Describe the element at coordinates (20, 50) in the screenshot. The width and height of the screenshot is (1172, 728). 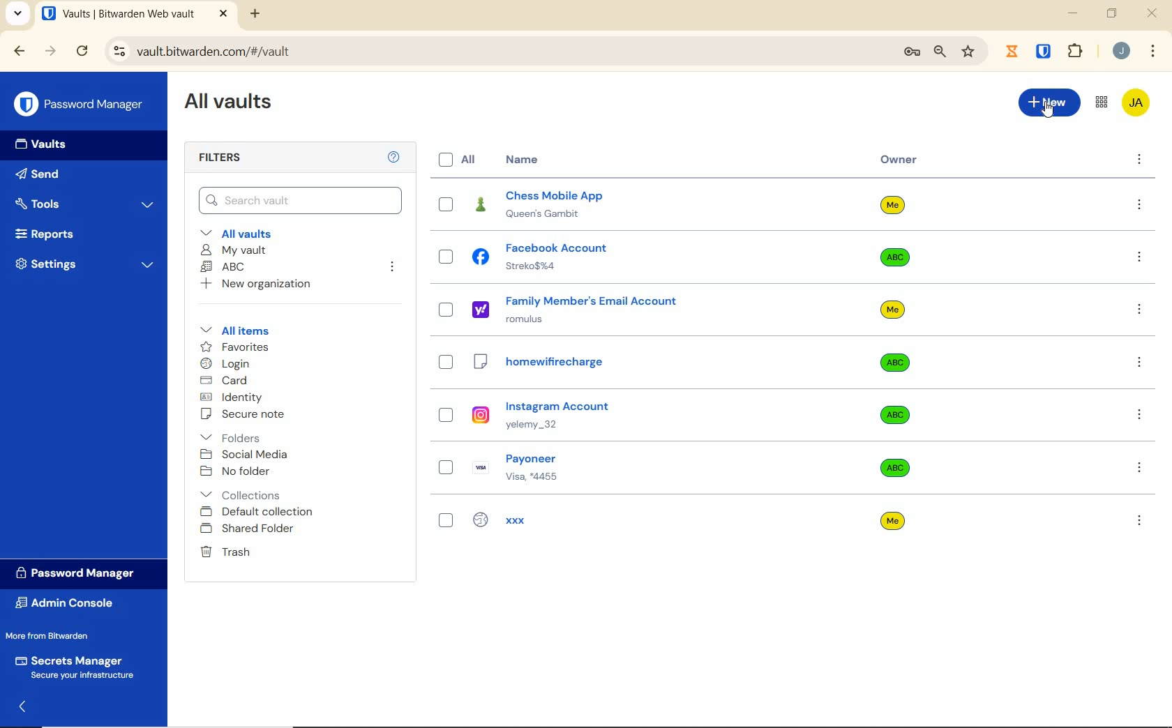
I see `BACK` at that location.